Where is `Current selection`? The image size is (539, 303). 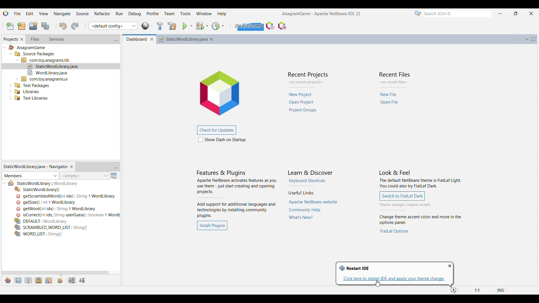
Current selection is located at coordinates (10, 39).